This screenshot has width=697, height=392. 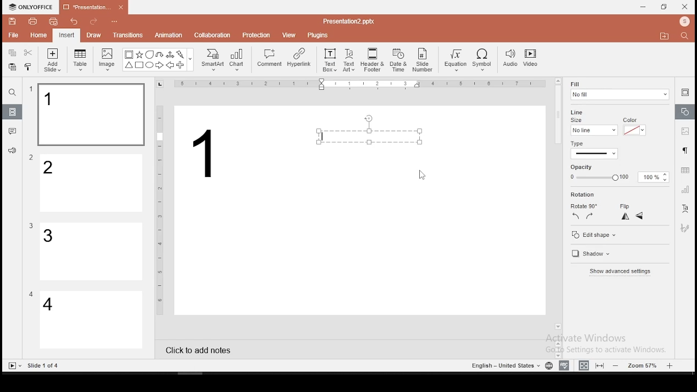 I want to click on , so click(x=348, y=21).